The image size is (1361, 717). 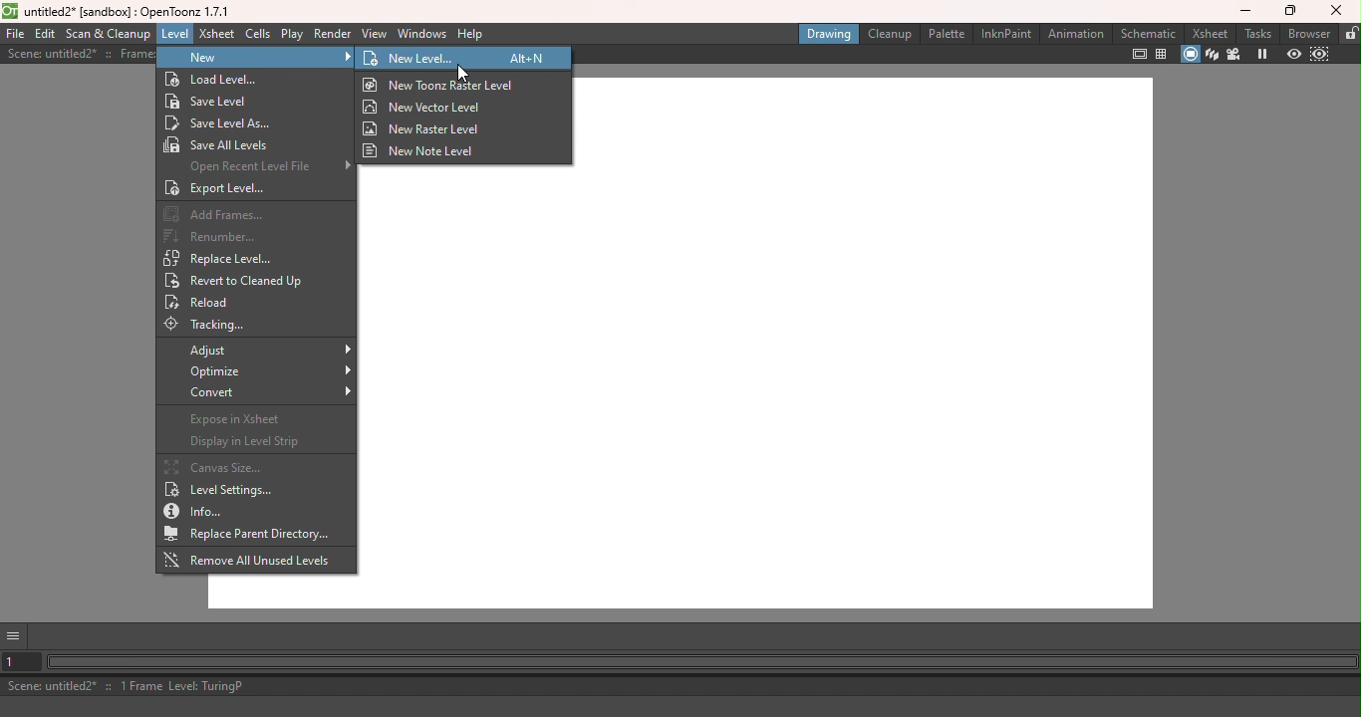 I want to click on Palette, so click(x=946, y=34).